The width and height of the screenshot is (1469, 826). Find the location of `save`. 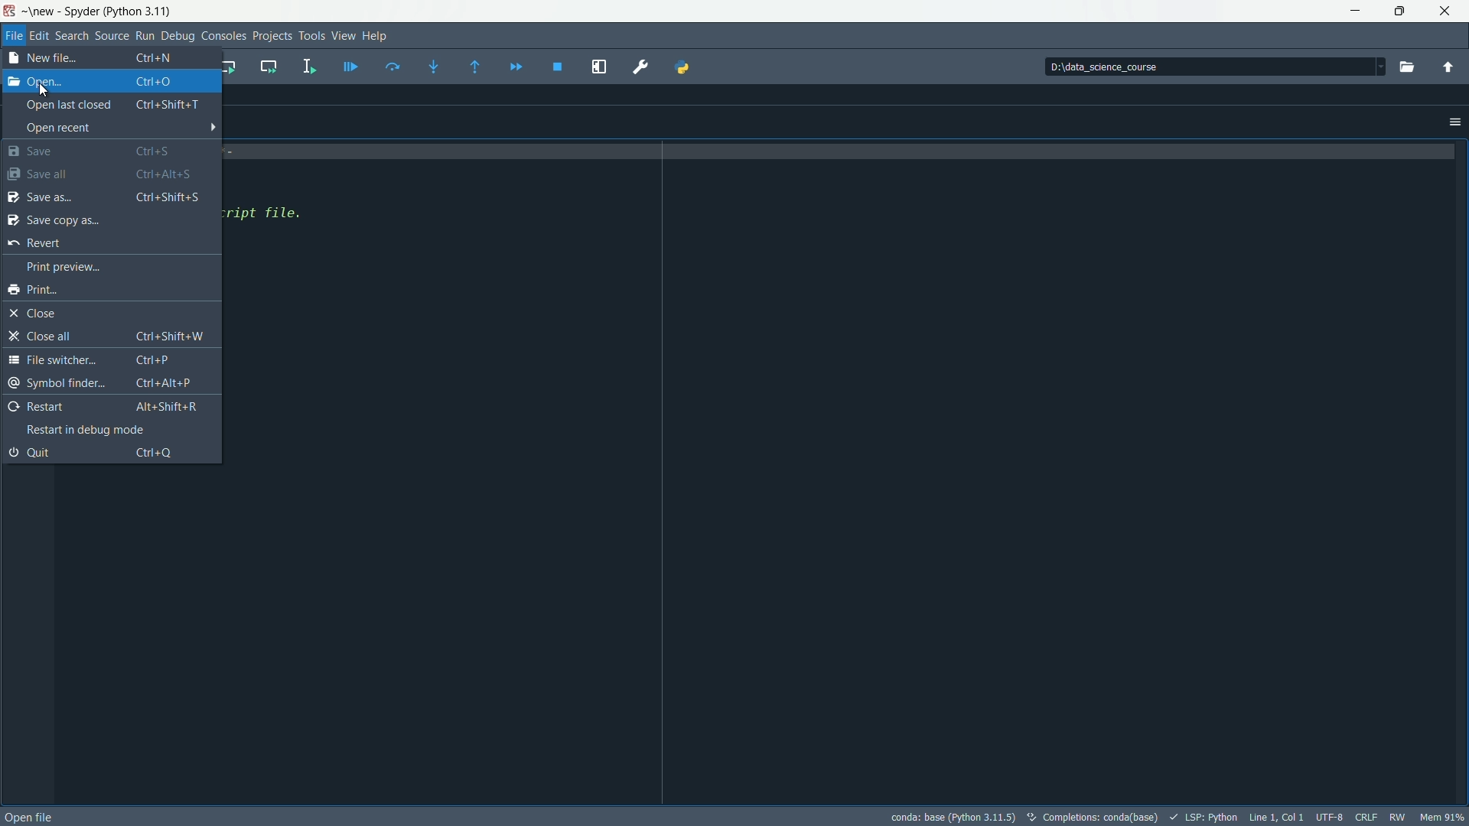

save is located at coordinates (100, 149).